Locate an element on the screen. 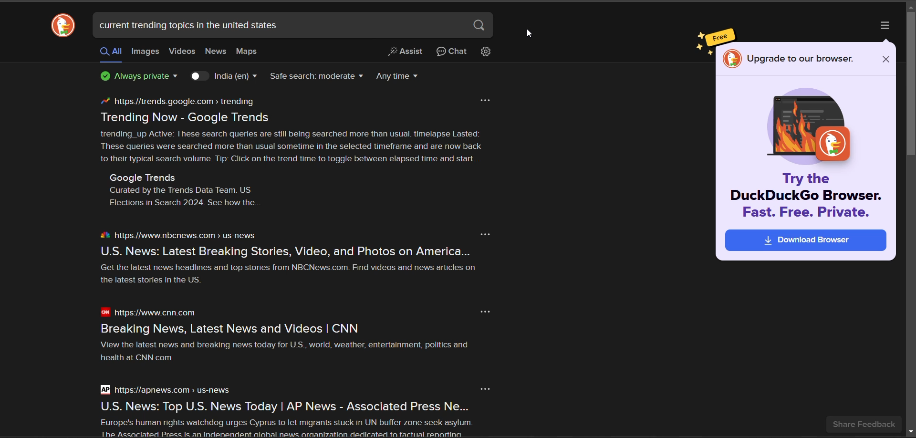  images is located at coordinates (145, 52).